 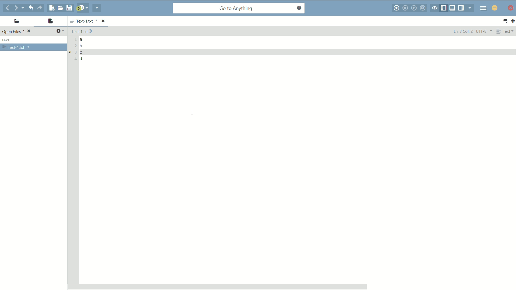 I want to click on open files, so click(x=50, y=21).